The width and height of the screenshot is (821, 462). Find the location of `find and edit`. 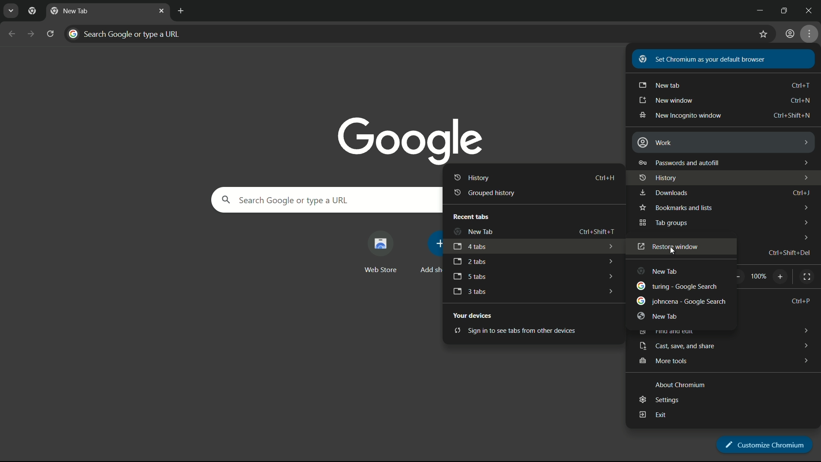

find and edit is located at coordinates (665, 331).